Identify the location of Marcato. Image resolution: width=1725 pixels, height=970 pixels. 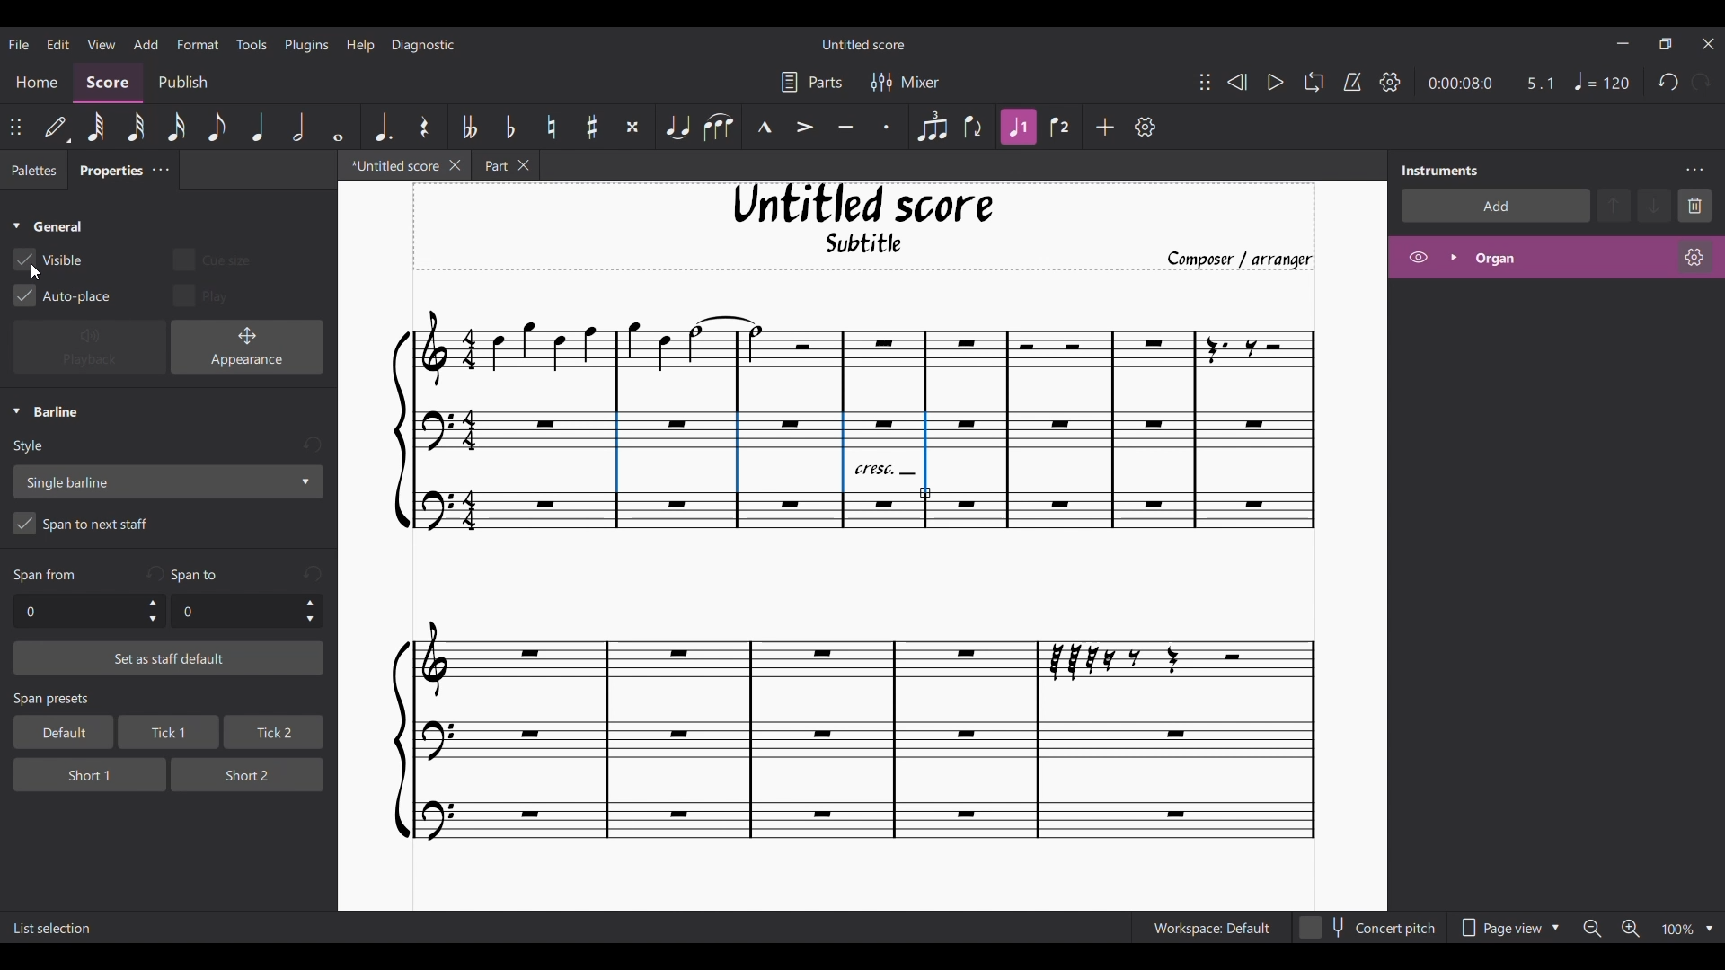
(765, 128).